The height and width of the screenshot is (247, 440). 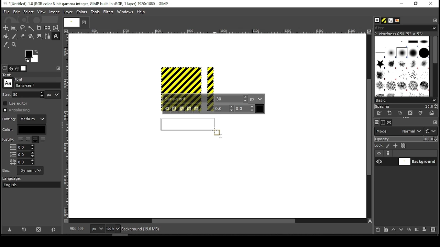 I want to click on , so click(x=216, y=32).